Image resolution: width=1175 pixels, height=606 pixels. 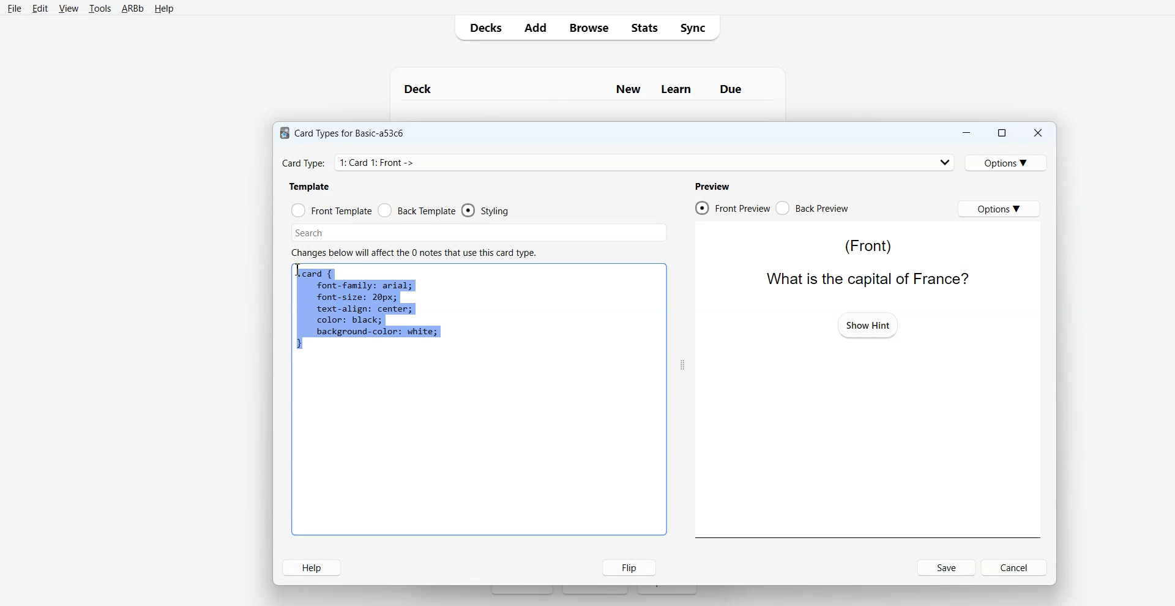 I want to click on Sync, so click(x=696, y=27).